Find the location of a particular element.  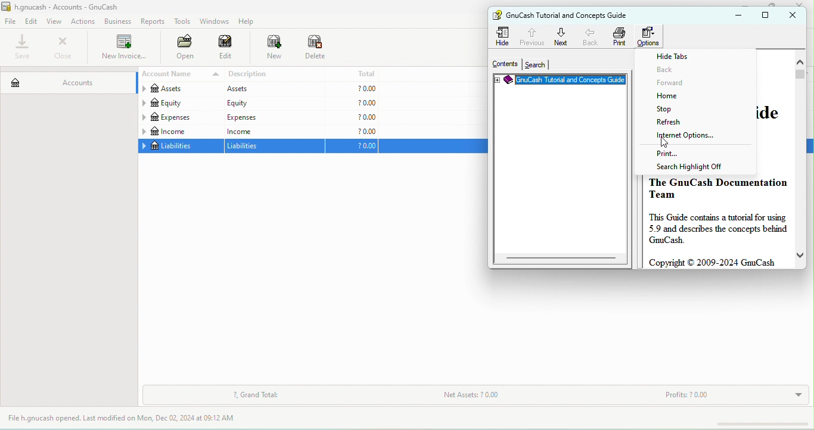

options is located at coordinates (651, 36).